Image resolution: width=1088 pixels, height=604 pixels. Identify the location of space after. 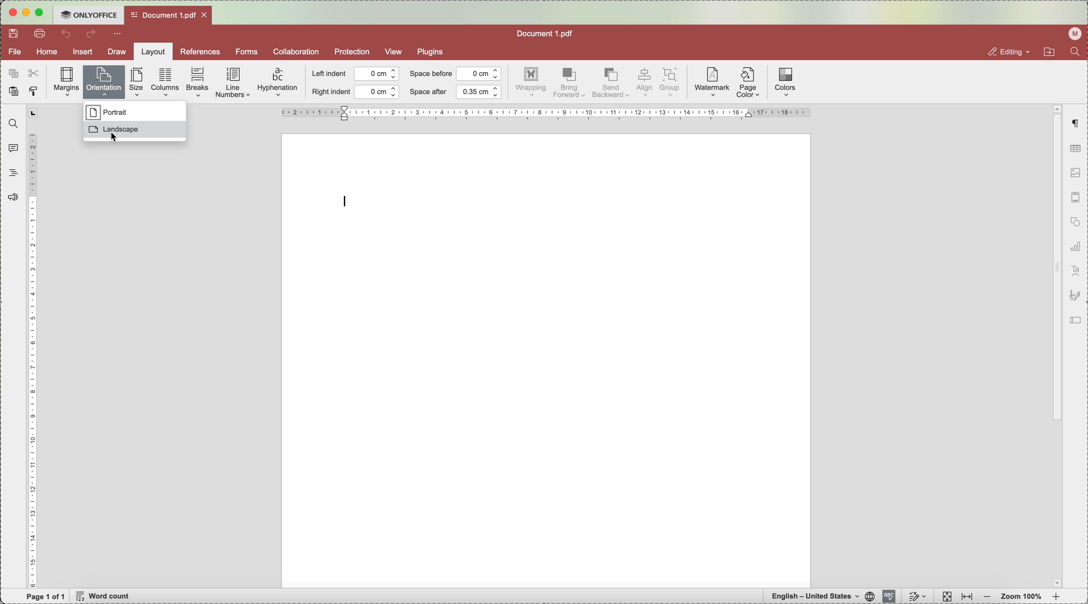
(456, 92).